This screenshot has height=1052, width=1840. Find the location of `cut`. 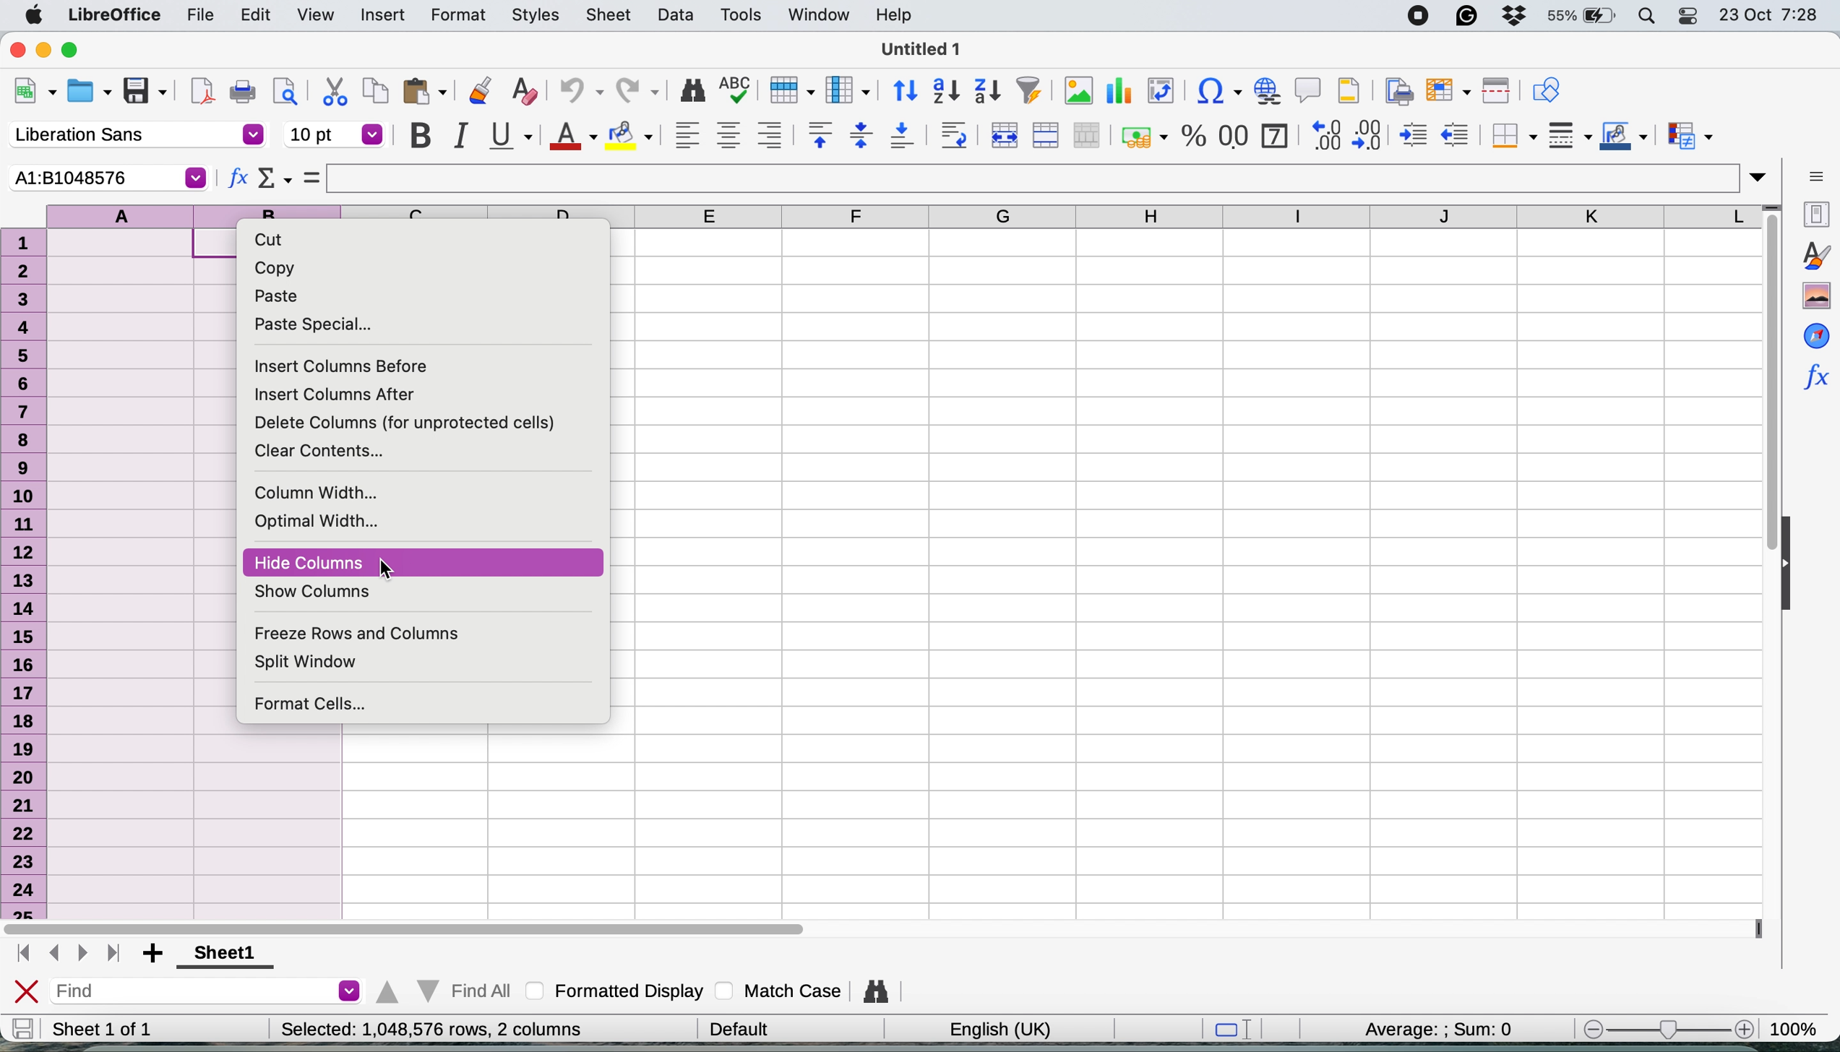

cut is located at coordinates (279, 241).